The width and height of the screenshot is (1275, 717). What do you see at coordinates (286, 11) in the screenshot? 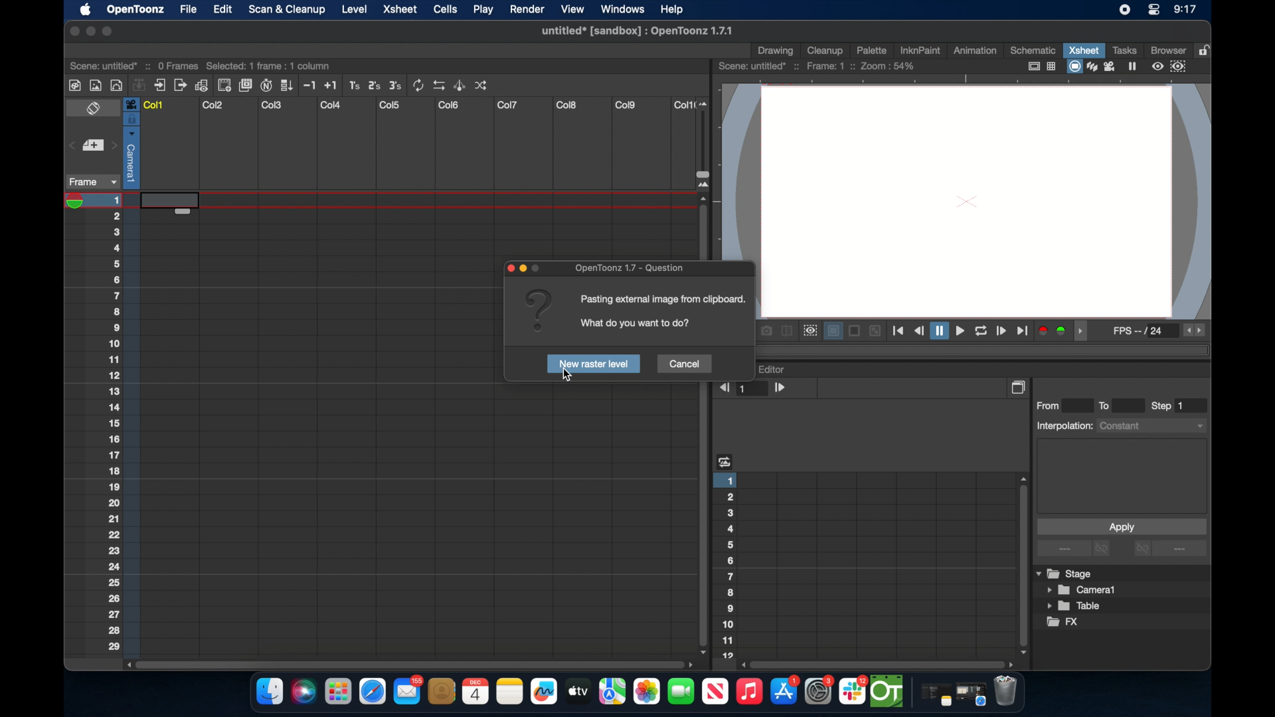
I see `scan & clean up` at bounding box center [286, 11].